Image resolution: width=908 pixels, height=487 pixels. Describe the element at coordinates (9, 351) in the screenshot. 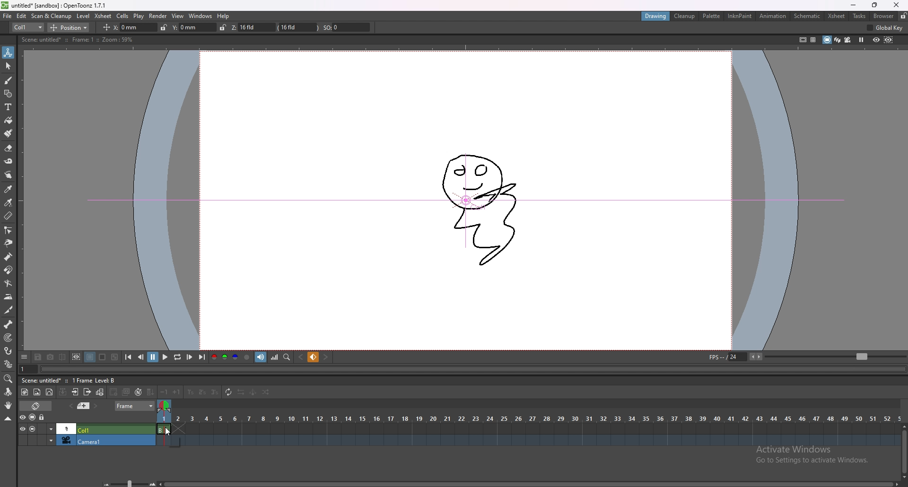

I see `hook` at that location.